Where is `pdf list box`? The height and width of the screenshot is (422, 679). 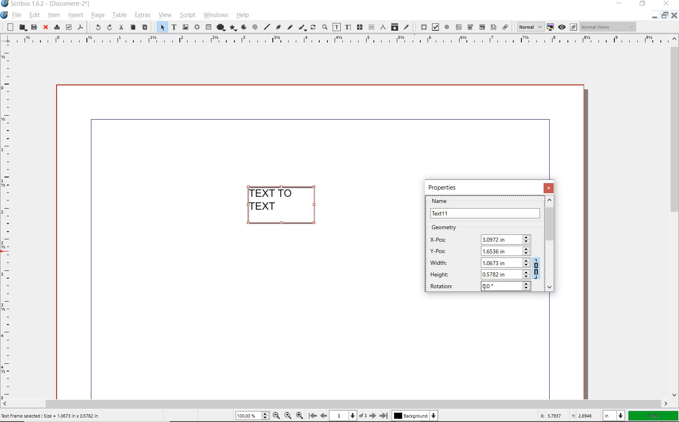
pdf list box is located at coordinates (493, 27).